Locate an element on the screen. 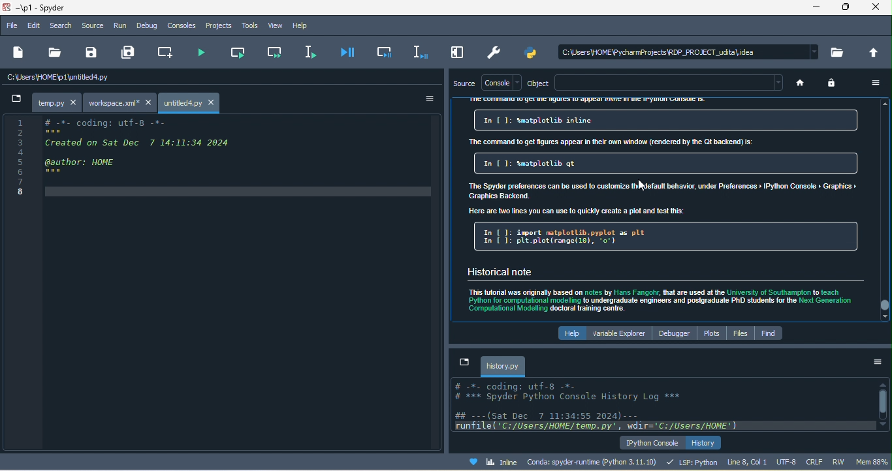 The width and height of the screenshot is (892, 471). maximize is located at coordinates (848, 7).